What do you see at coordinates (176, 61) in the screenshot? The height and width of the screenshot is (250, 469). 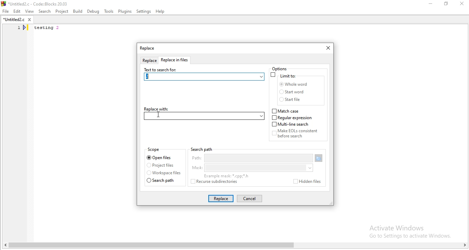 I see `replace files` at bounding box center [176, 61].